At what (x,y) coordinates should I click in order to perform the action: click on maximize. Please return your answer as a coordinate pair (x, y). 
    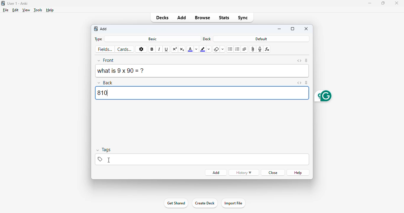
    Looking at the image, I should click on (383, 3).